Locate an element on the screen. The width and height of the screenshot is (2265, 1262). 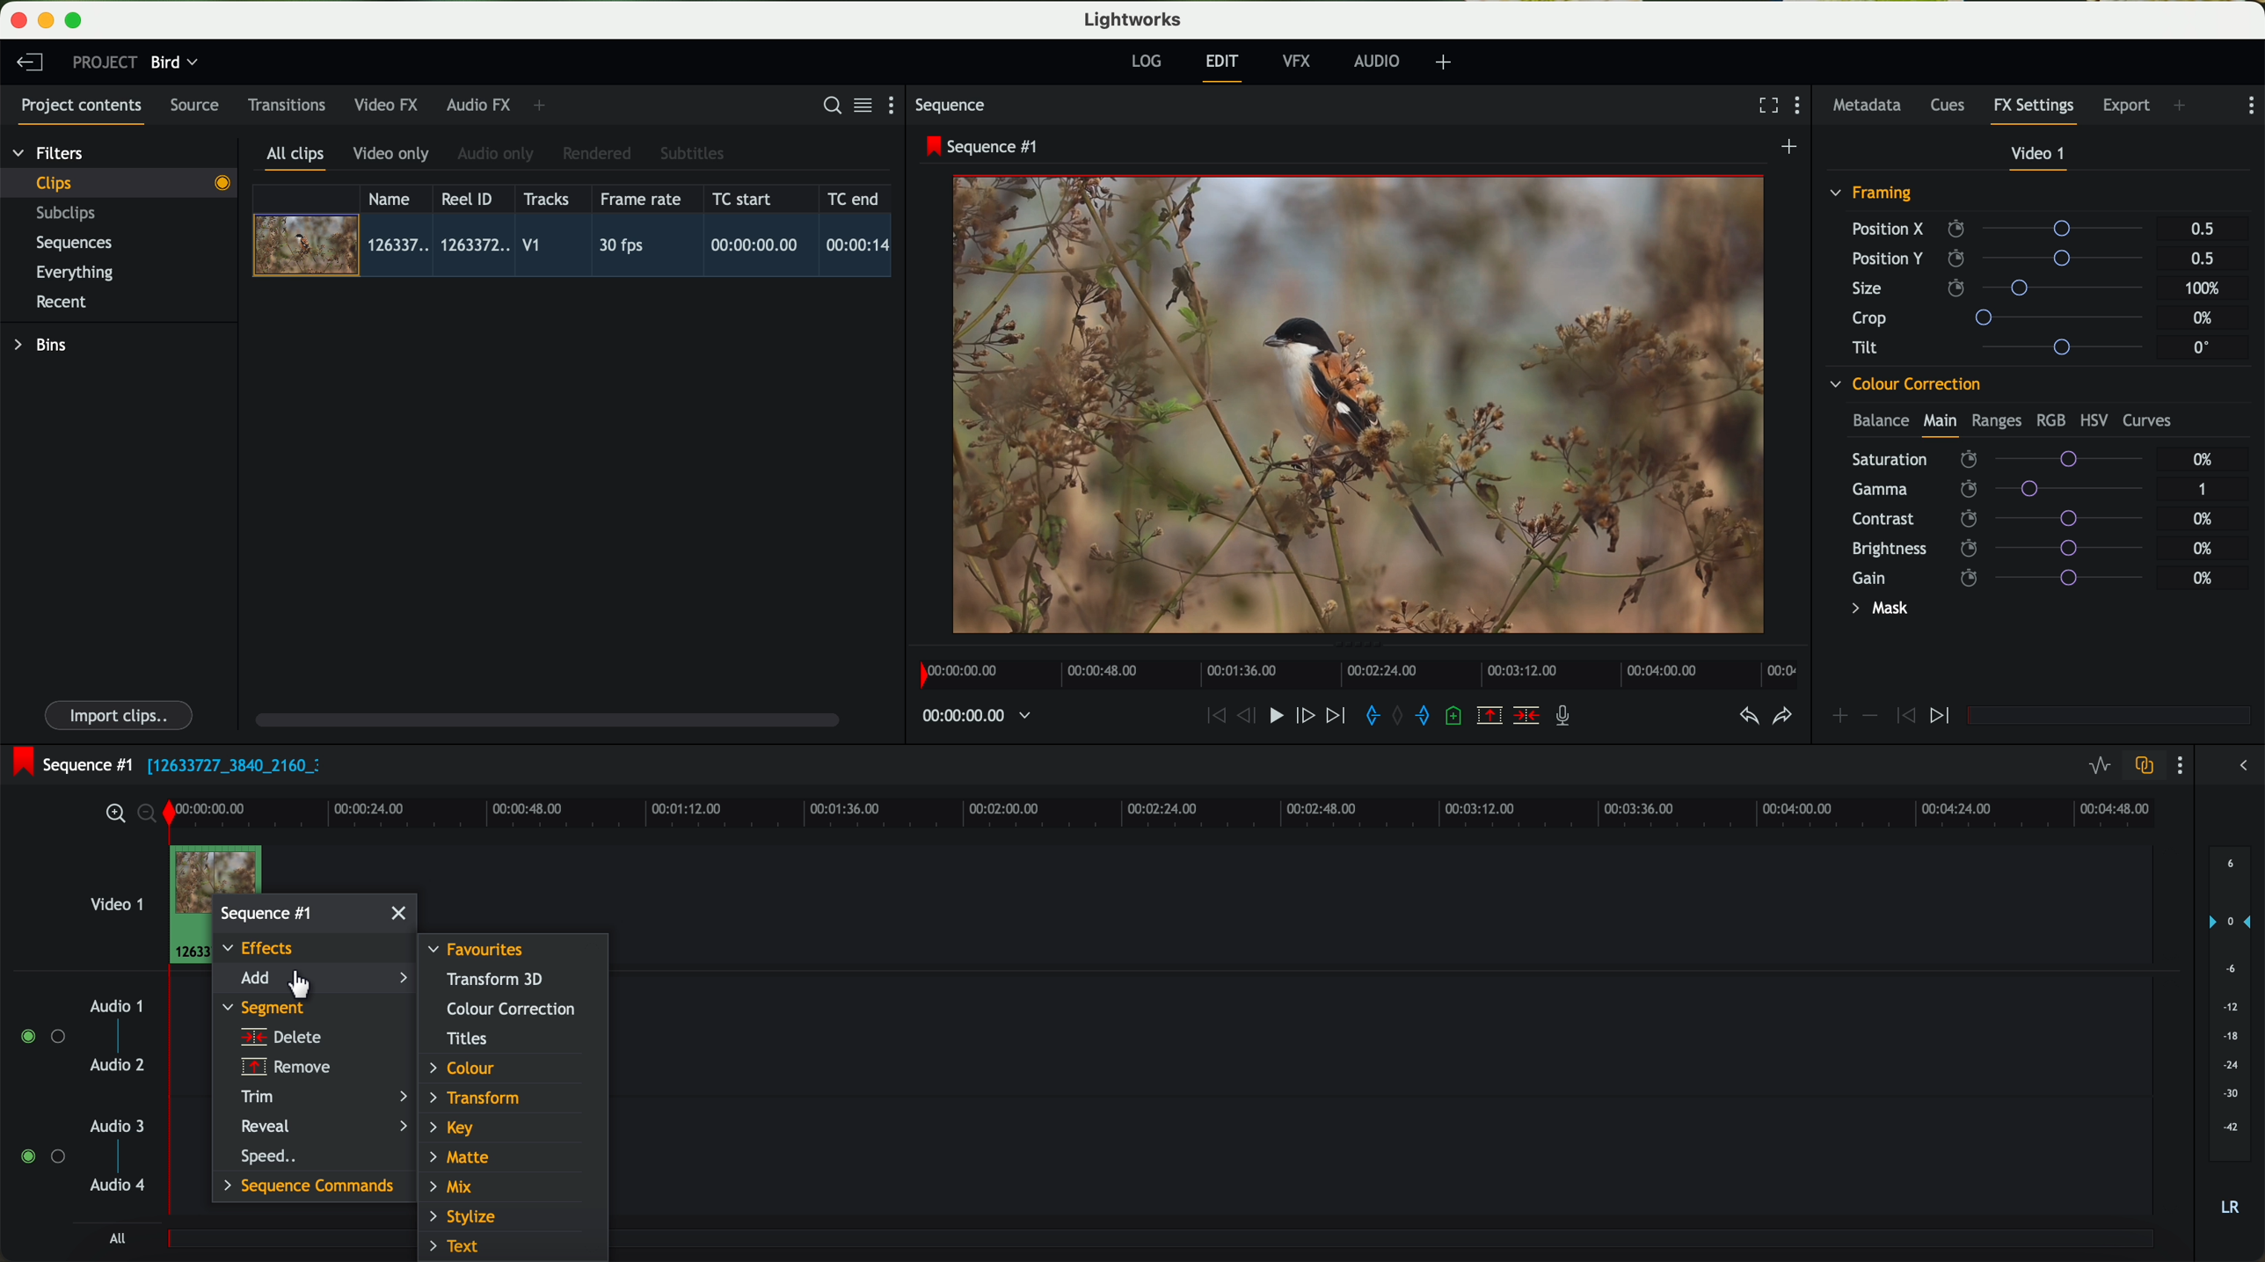
click on video is located at coordinates (578, 248).